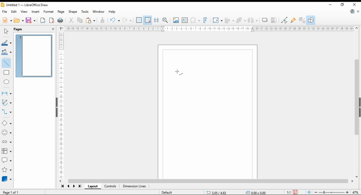  What do you see at coordinates (195, 20) in the screenshot?
I see `insert special characters` at bounding box center [195, 20].